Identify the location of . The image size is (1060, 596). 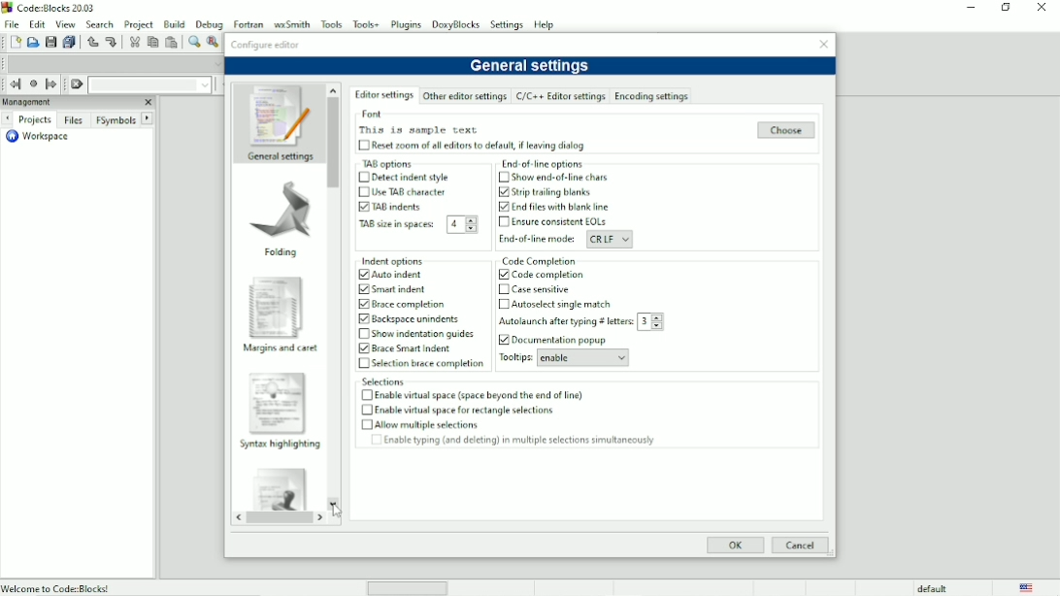
(503, 340).